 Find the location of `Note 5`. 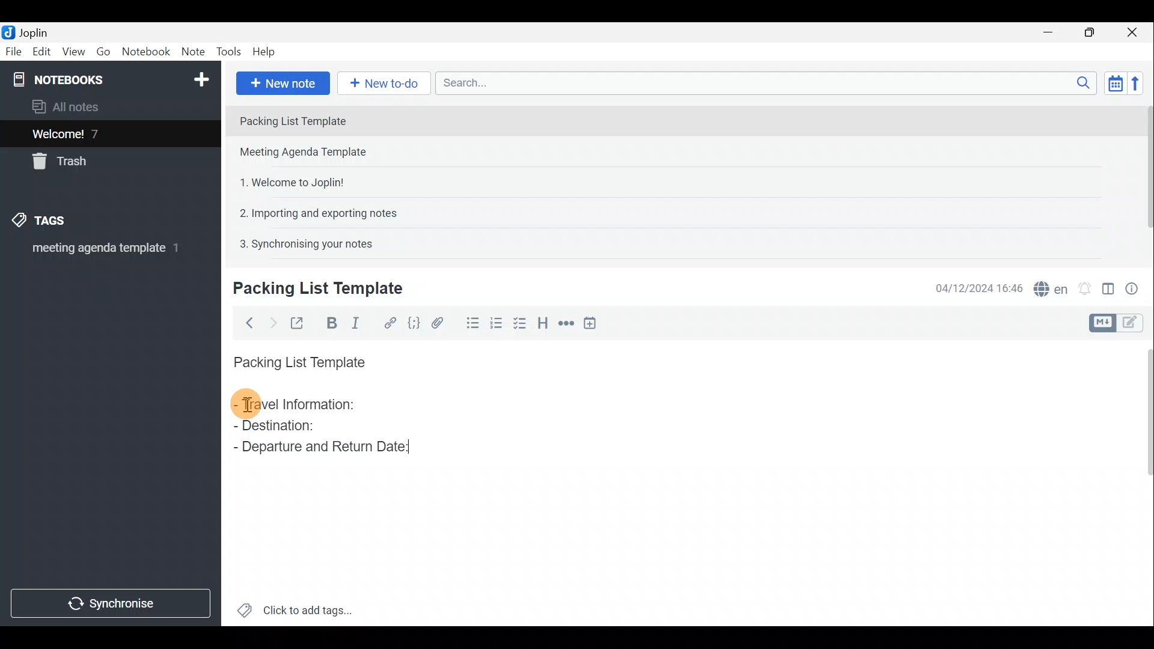

Note 5 is located at coordinates (301, 242).